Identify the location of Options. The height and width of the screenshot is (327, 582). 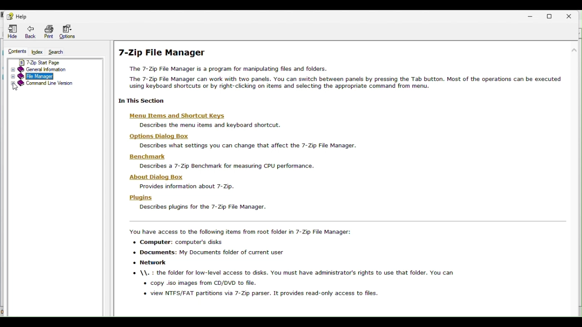
(69, 32).